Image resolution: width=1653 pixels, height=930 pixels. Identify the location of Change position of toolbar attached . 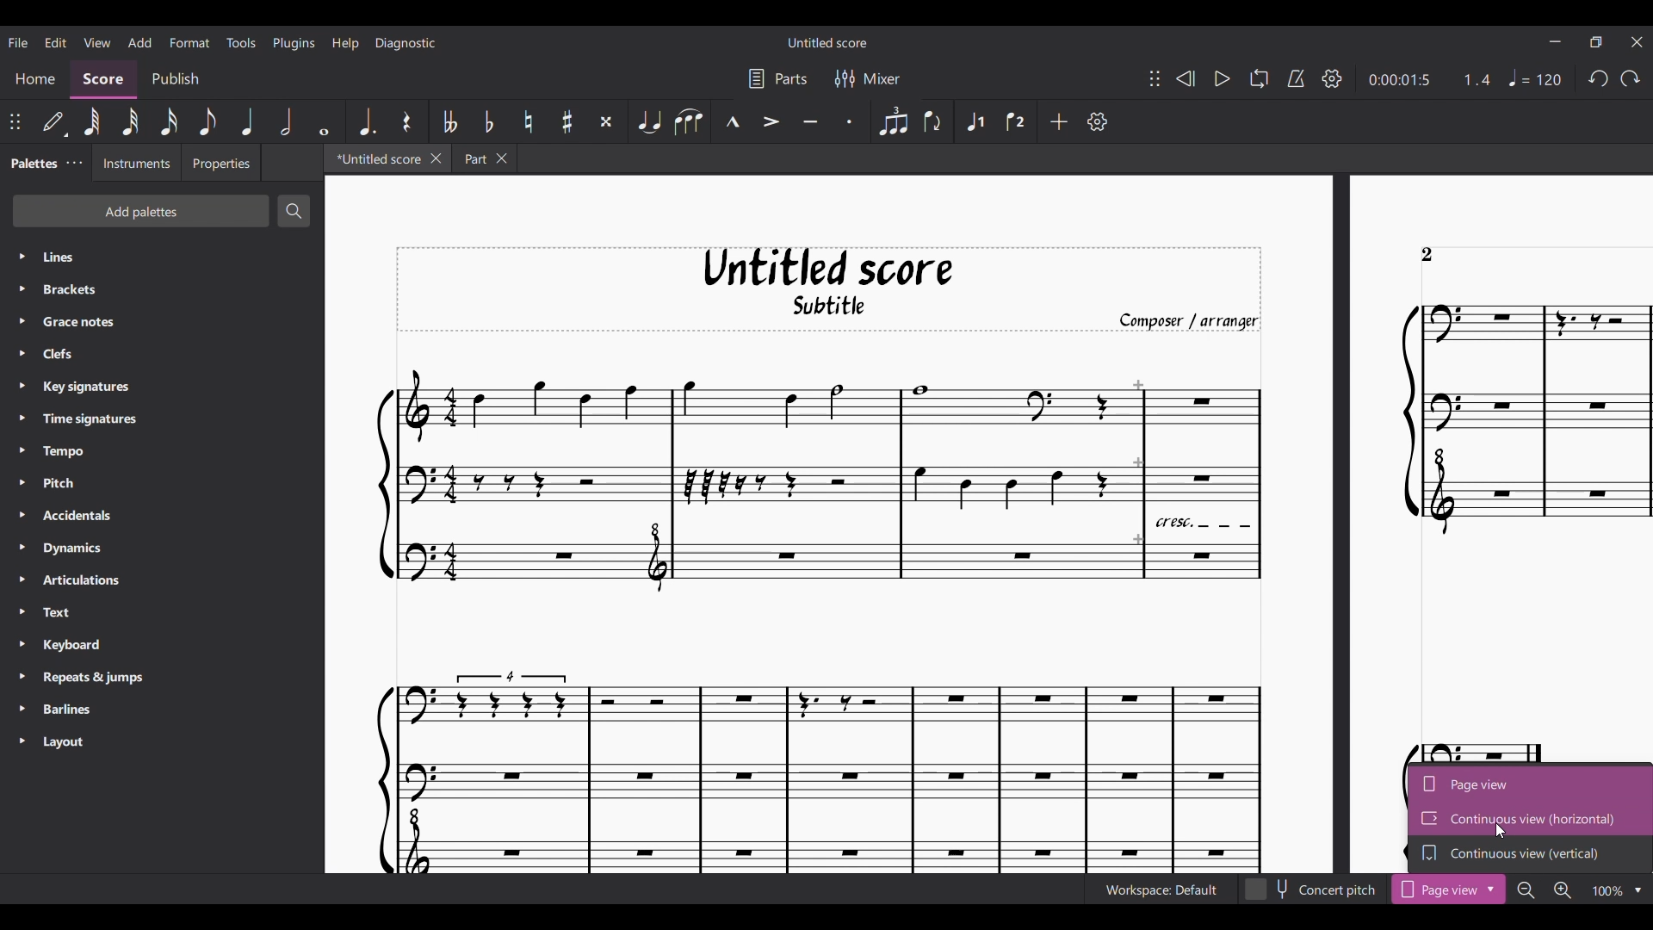
(1155, 77).